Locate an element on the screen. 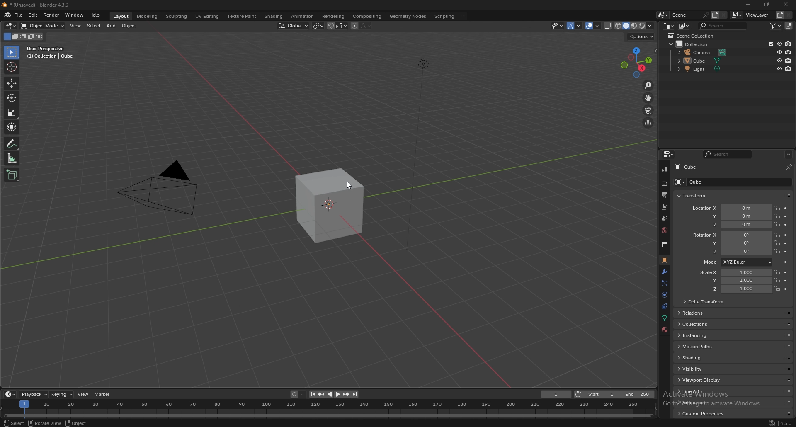  new collection is located at coordinates (789, 26).